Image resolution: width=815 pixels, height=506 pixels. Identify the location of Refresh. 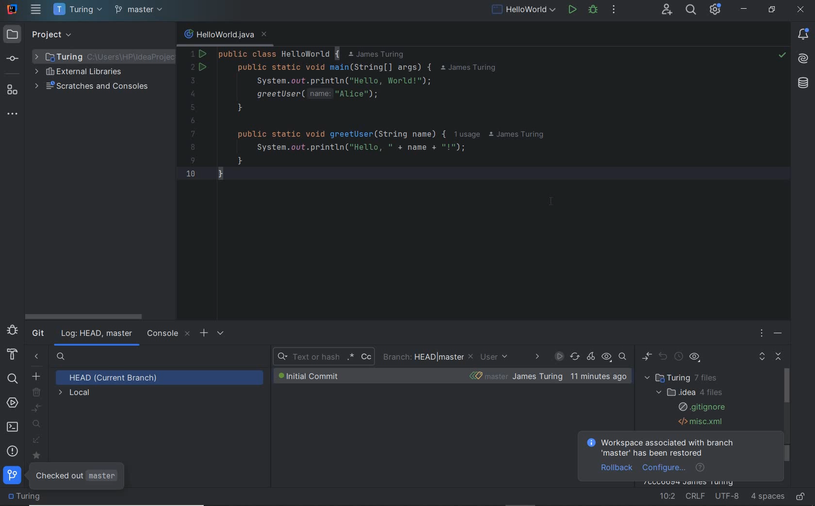
(575, 357).